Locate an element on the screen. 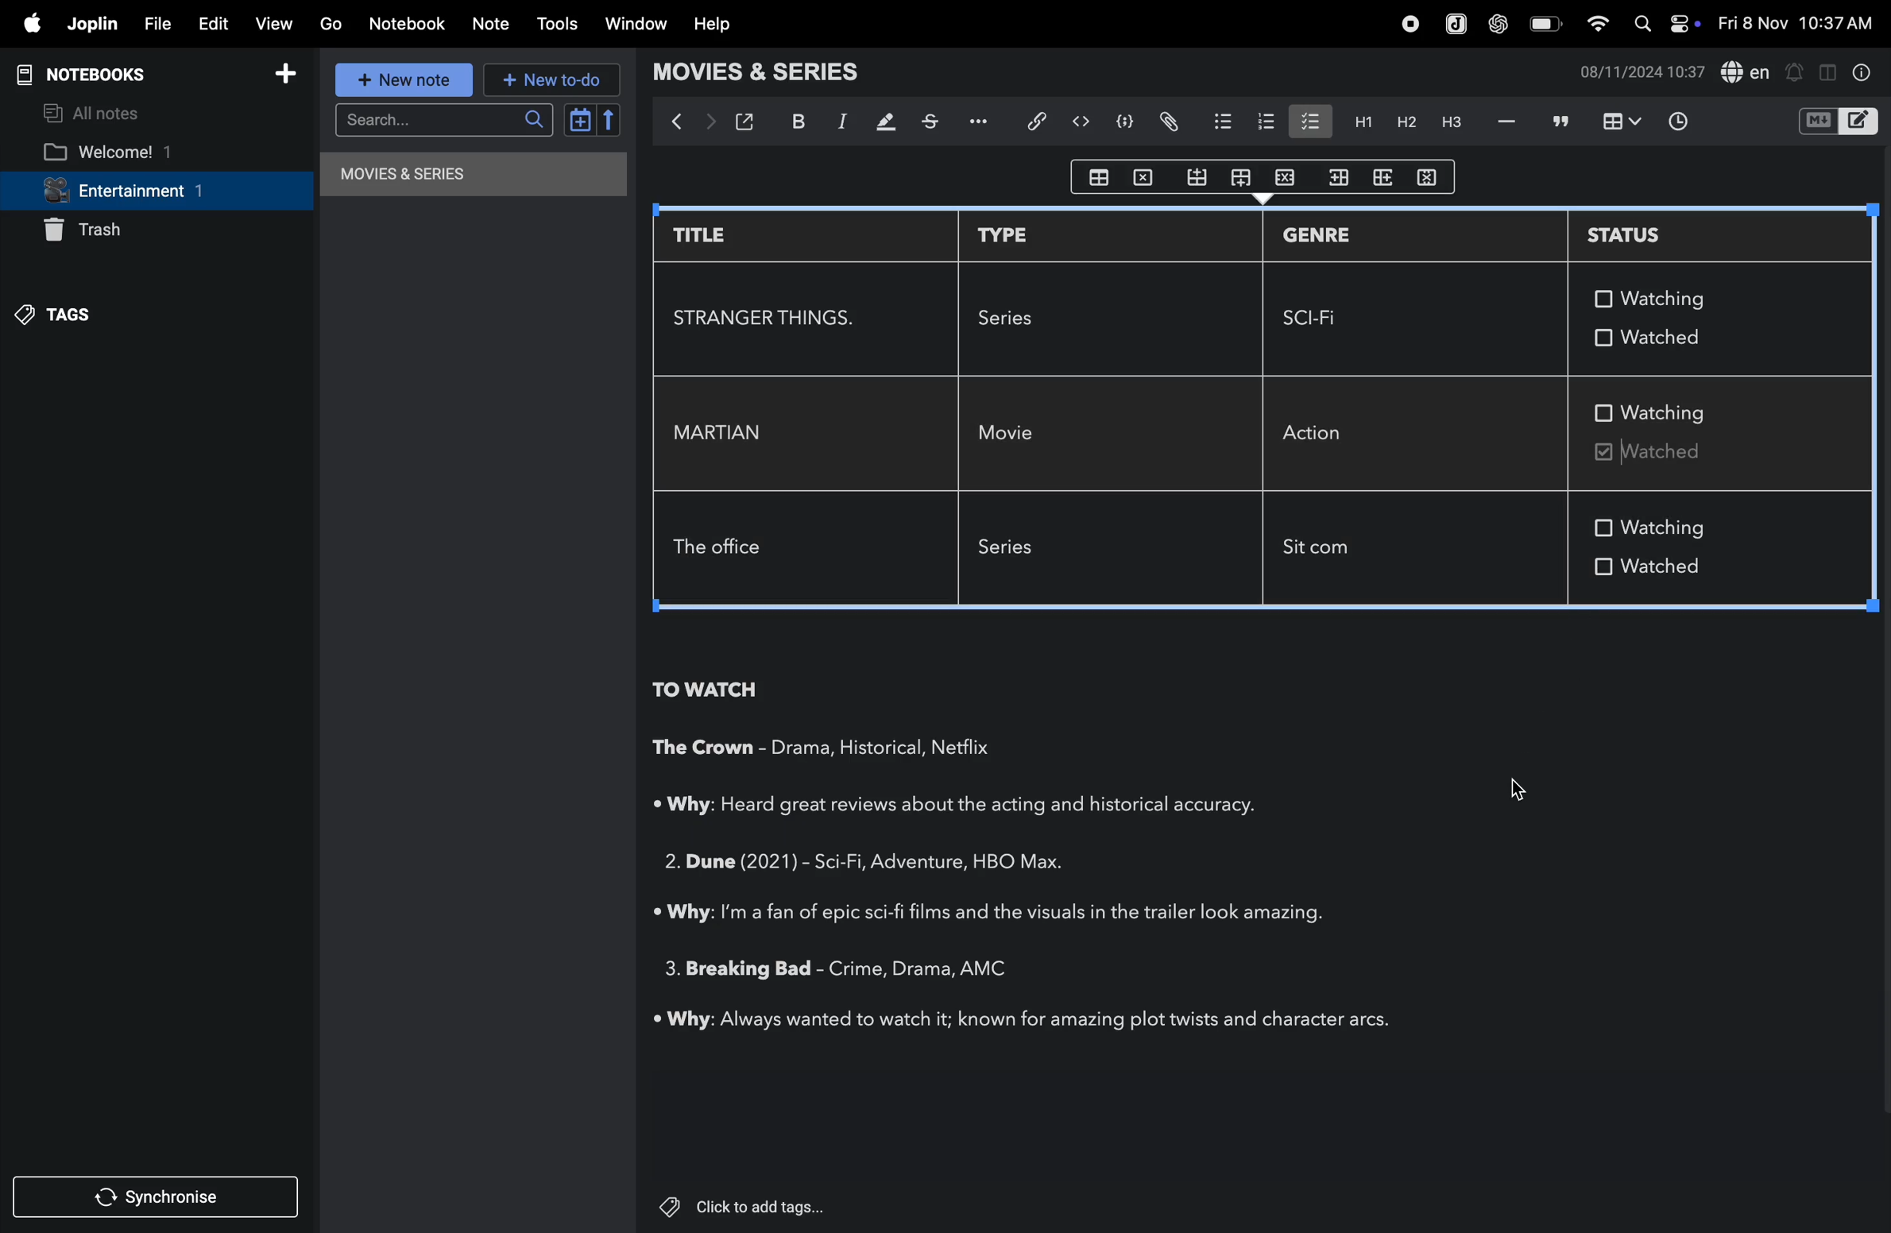 This screenshot has height=1233, width=1891. forward is located at coordinates (710, 122).